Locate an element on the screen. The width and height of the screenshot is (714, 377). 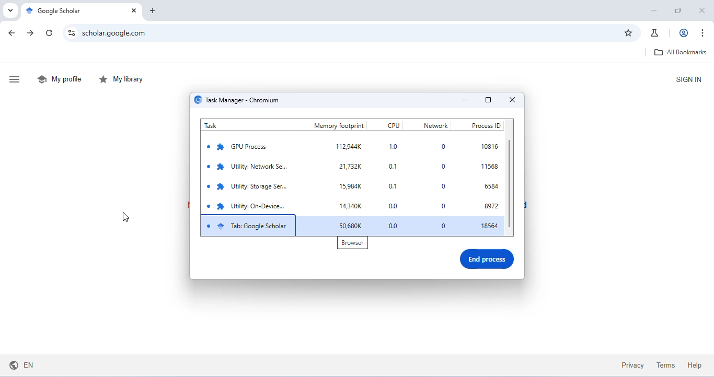
add new tab is located at coordinates (154, 11).